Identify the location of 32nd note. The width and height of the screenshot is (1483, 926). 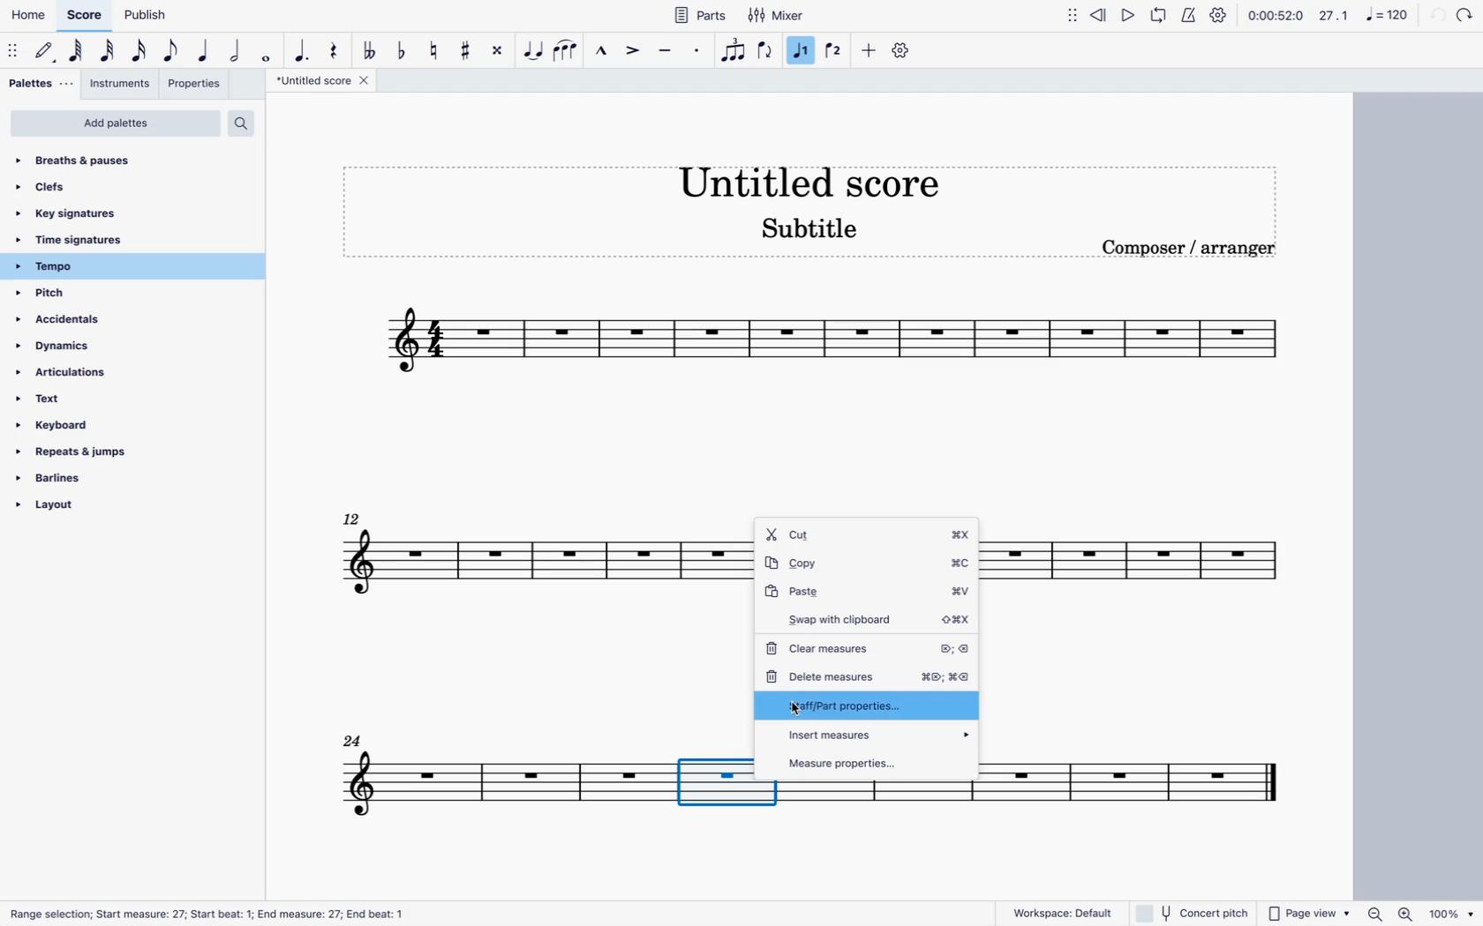
(109, 52).